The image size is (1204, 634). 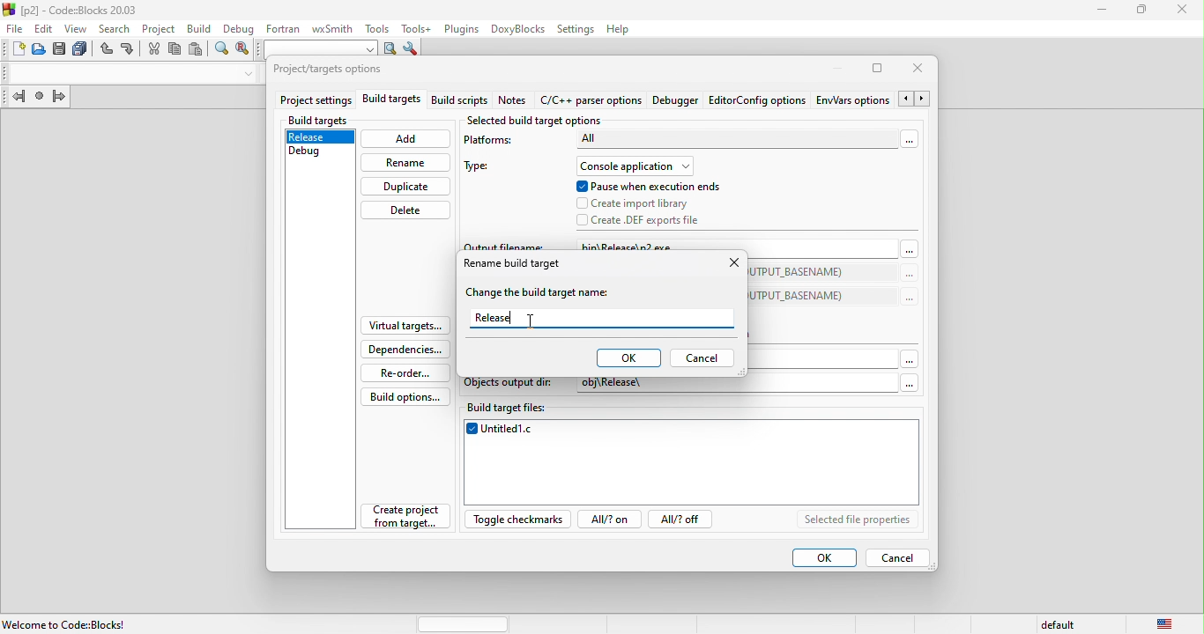 I want to click on create def exports file, so click(x=654, y=220).